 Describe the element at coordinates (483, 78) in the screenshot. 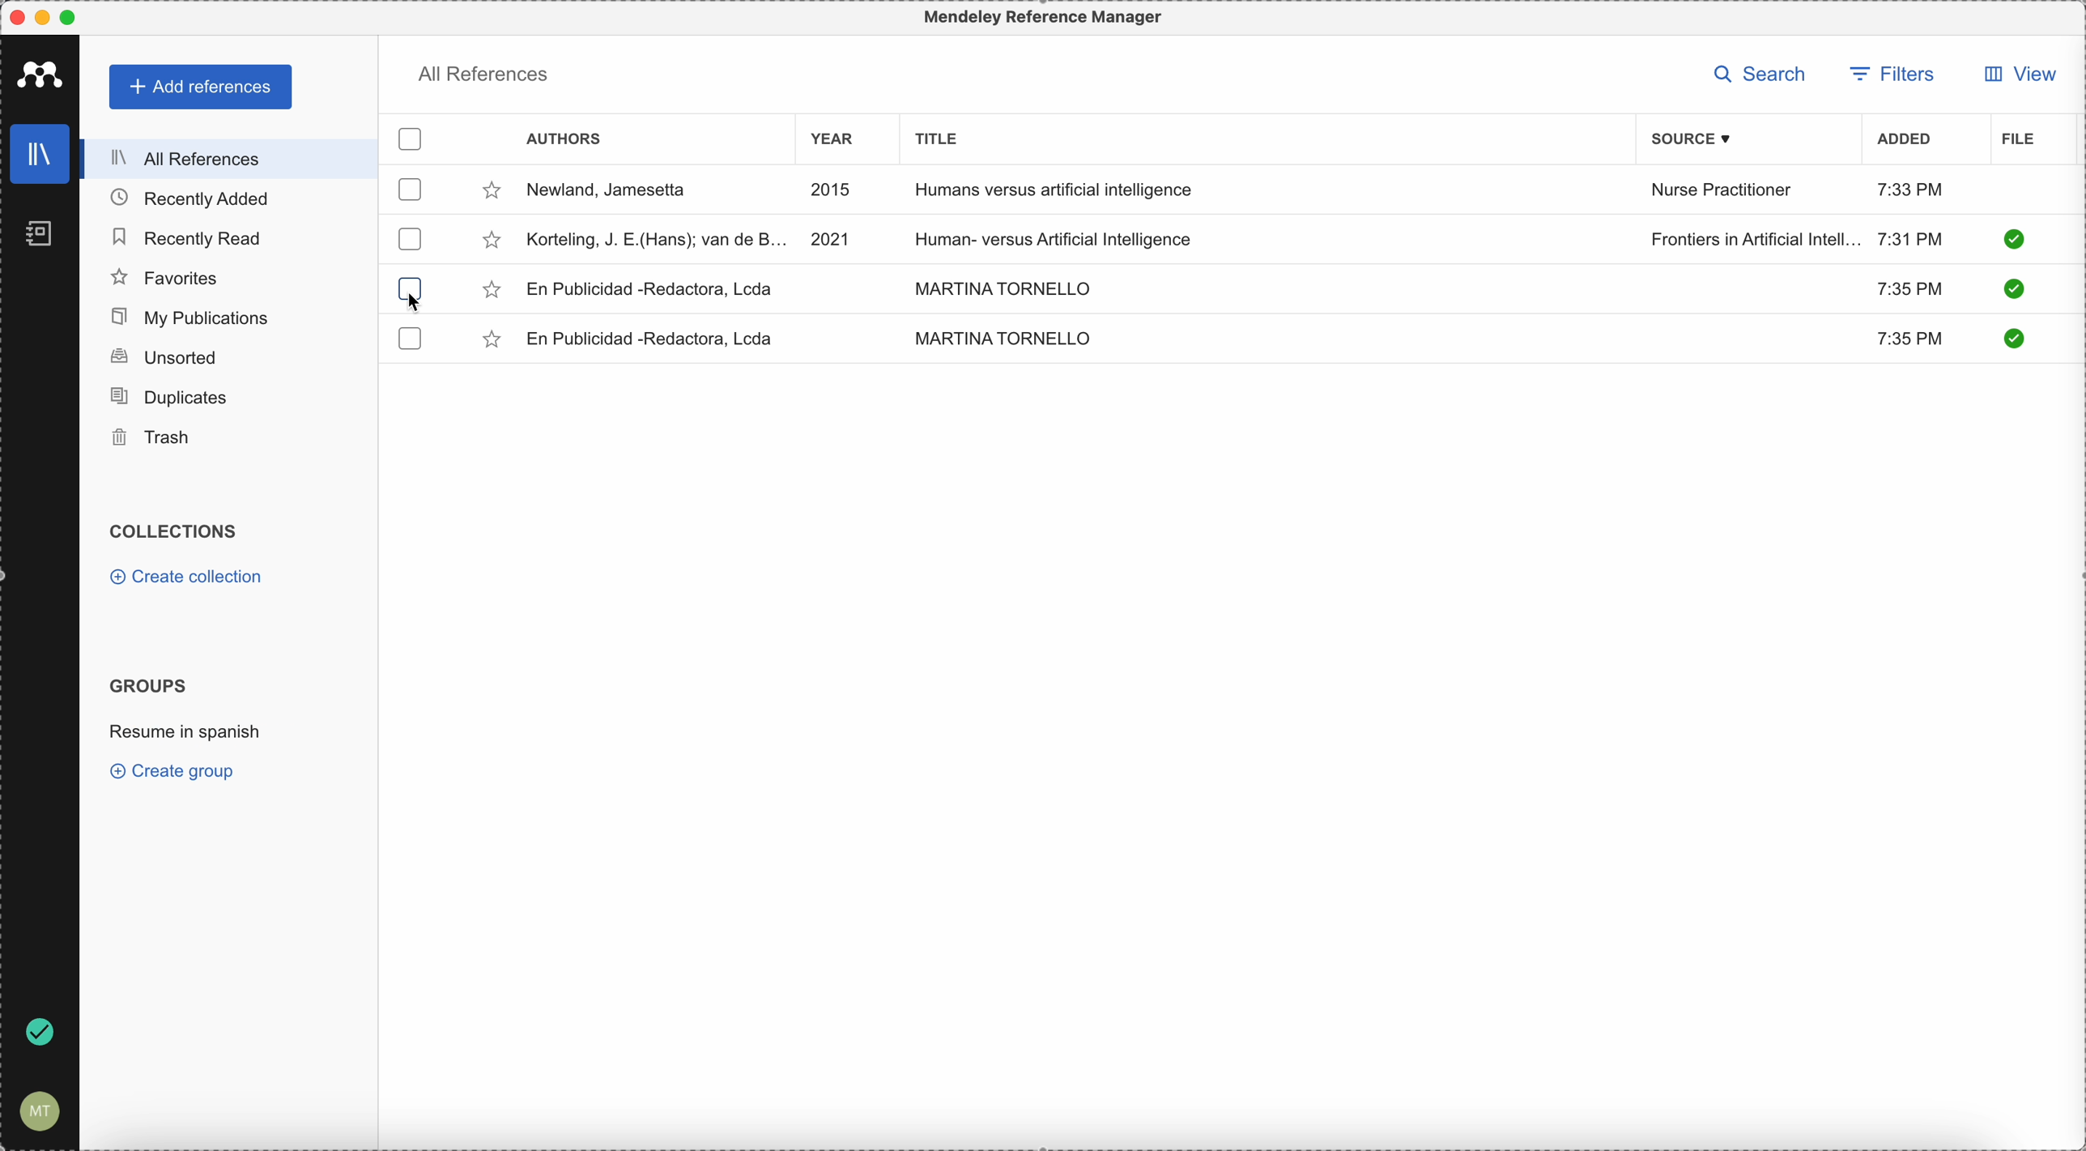

I see `all references` at that location.